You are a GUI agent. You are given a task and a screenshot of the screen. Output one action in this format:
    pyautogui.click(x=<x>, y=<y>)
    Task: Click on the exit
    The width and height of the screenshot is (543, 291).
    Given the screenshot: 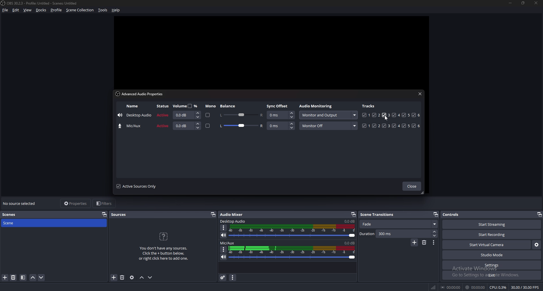 What is the action you would take?
    pyautogui.click(x=492, y=275)
    